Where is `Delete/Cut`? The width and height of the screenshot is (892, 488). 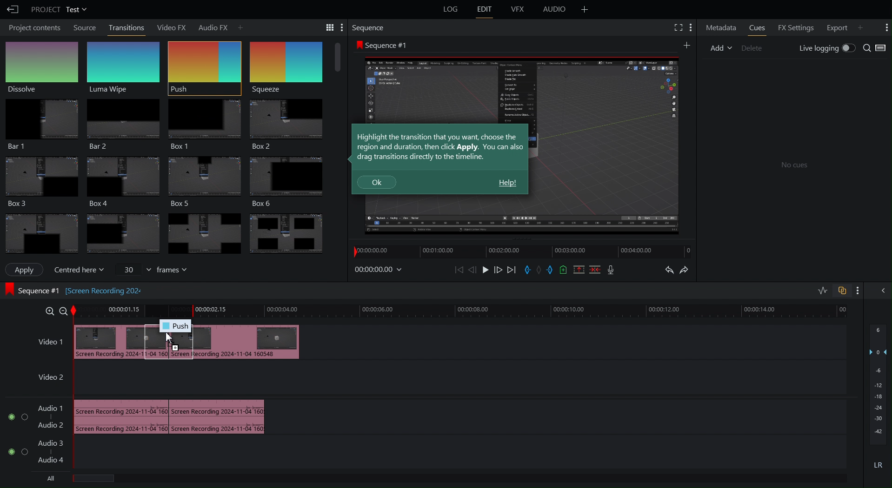 Delete/Cut is located at coordinates (595, 269).